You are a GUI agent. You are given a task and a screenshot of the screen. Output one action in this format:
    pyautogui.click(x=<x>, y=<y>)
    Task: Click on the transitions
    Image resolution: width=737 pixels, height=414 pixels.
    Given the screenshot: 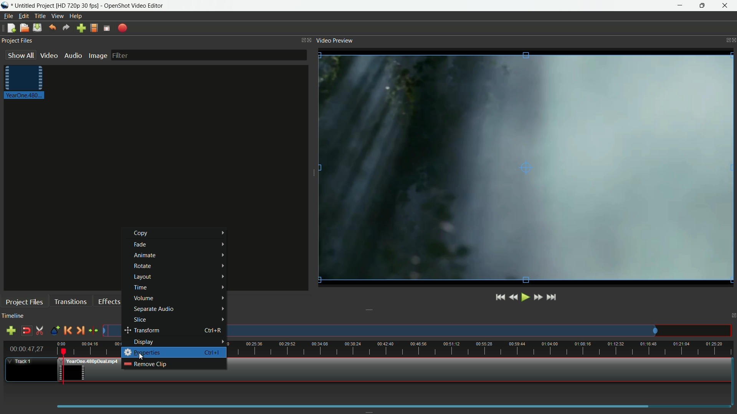 What is the action you would take?
    pyautogui.click(x=71, y=302)
    